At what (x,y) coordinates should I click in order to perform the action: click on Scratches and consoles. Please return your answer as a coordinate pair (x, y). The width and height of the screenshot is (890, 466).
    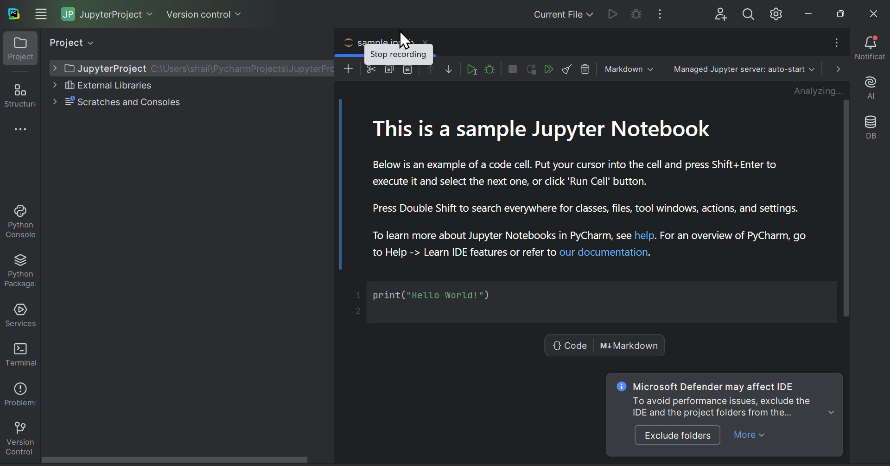
    Looking at the image, I should click on (116, 102).